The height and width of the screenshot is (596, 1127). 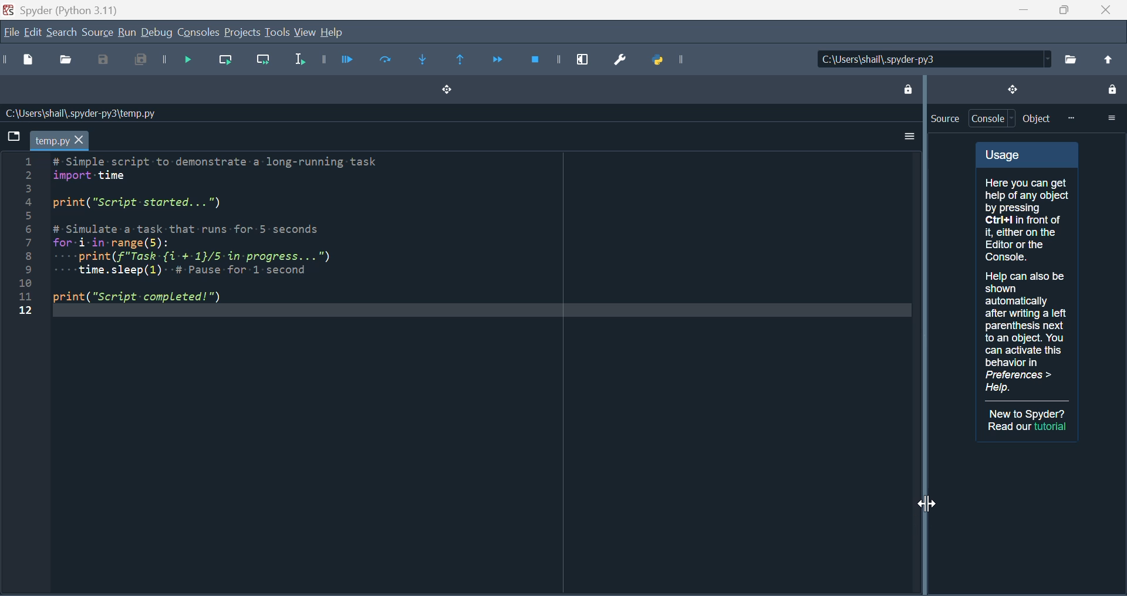 What do you see at coordinates (386, 60) in the screenshot?
I see `run current file` at bounding box center [386, 60].